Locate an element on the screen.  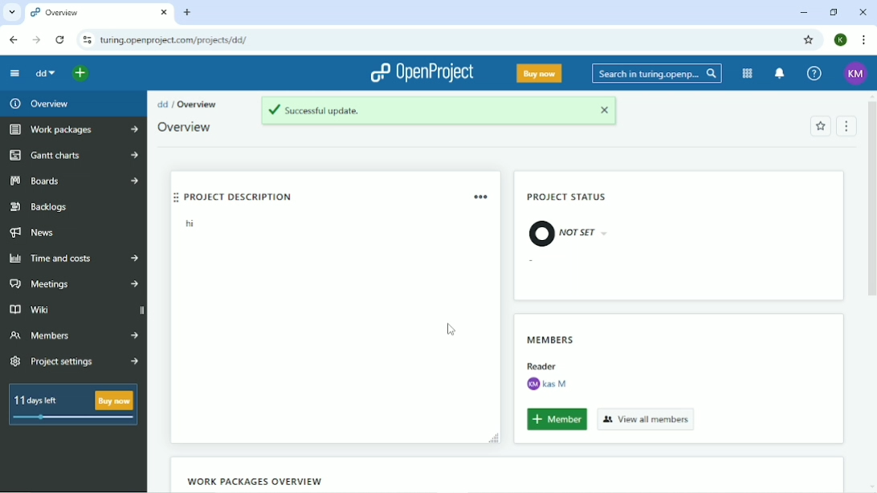
Customize and control google chrome is located at coordinates (863, 39).